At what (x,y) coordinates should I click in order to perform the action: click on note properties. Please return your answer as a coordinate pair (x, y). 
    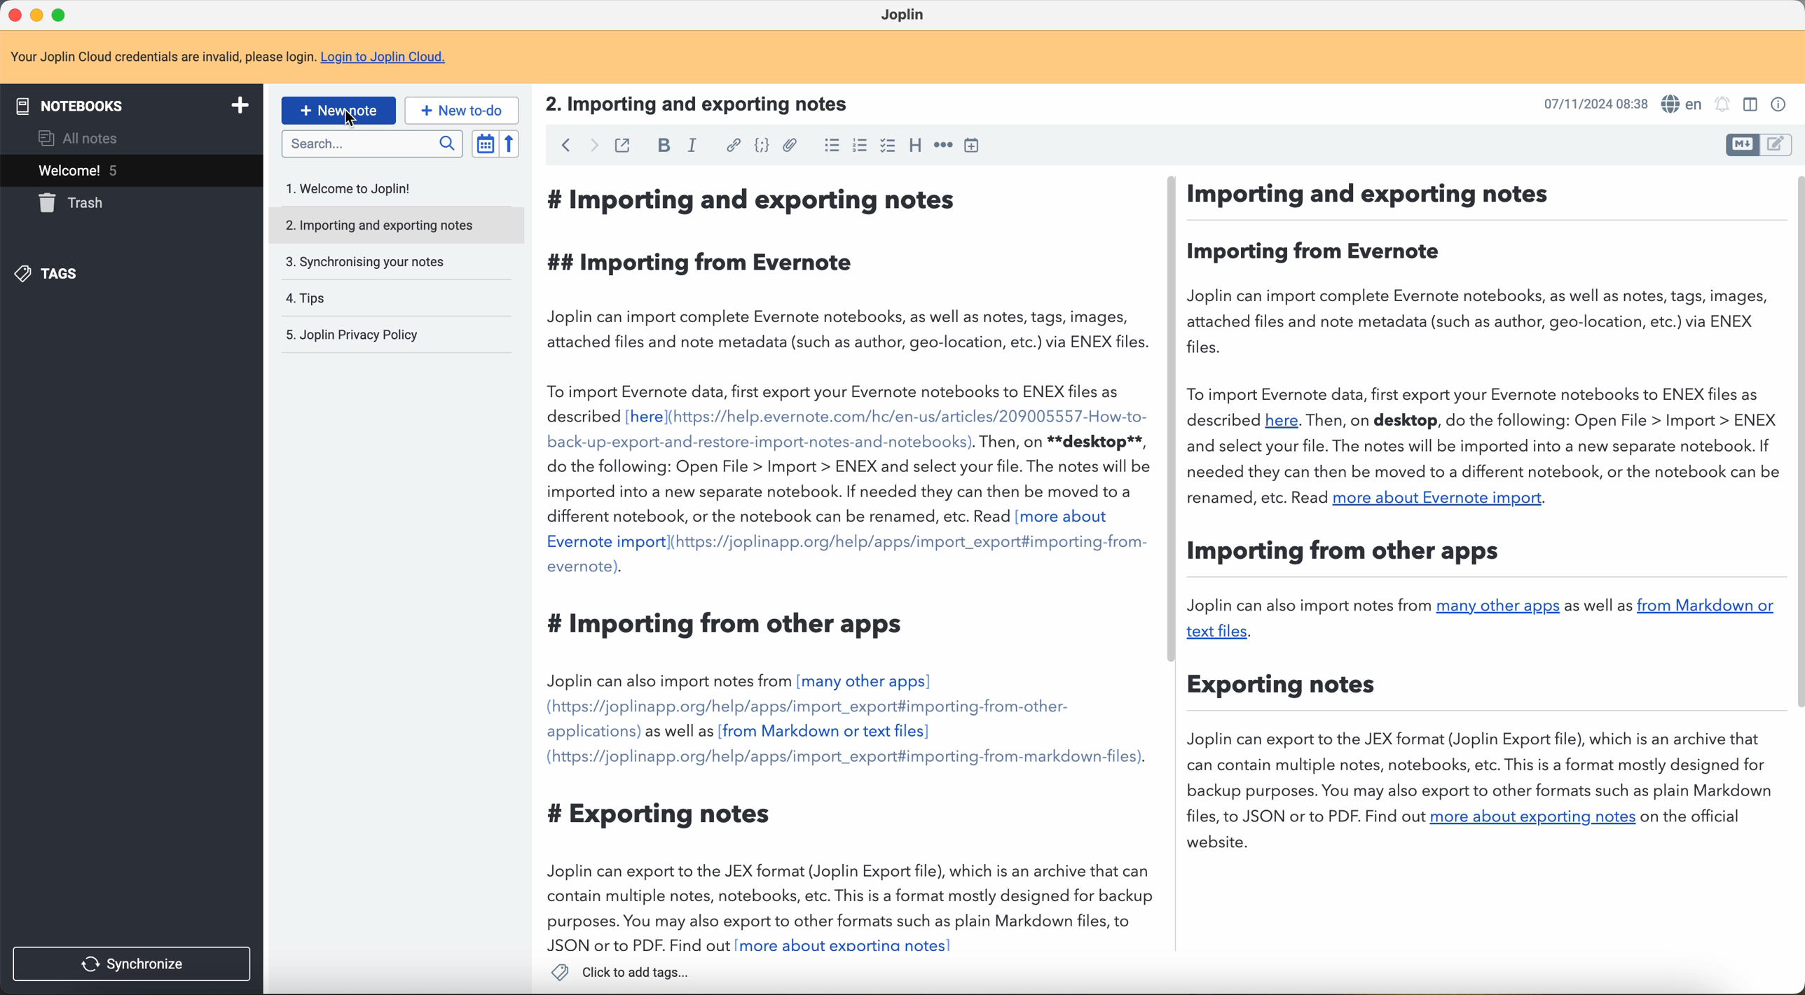
    Looking at the image, I should click on (1779, 105).